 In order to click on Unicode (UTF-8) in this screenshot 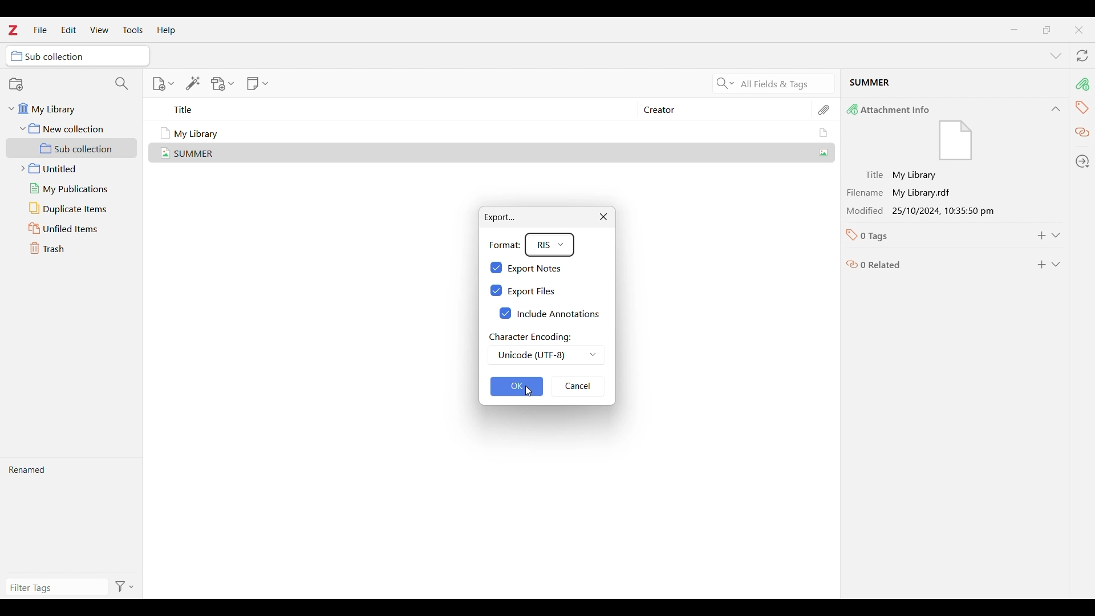, I will do `click(549, 356)`.